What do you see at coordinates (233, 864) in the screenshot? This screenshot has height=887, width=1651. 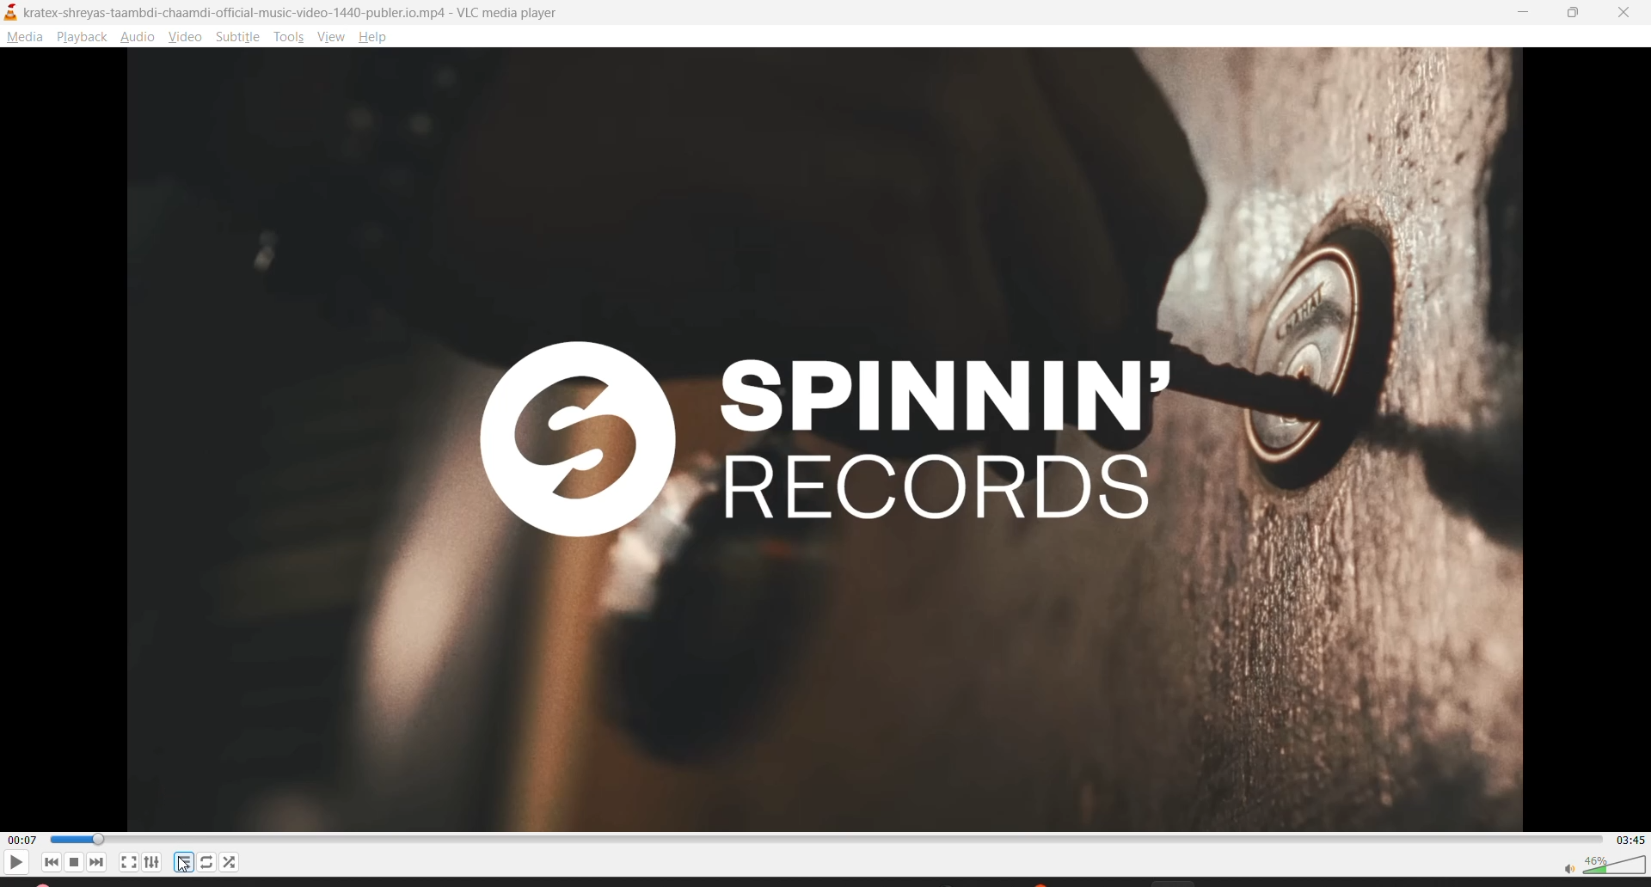 I see `random` at bounding box center [233, 864].